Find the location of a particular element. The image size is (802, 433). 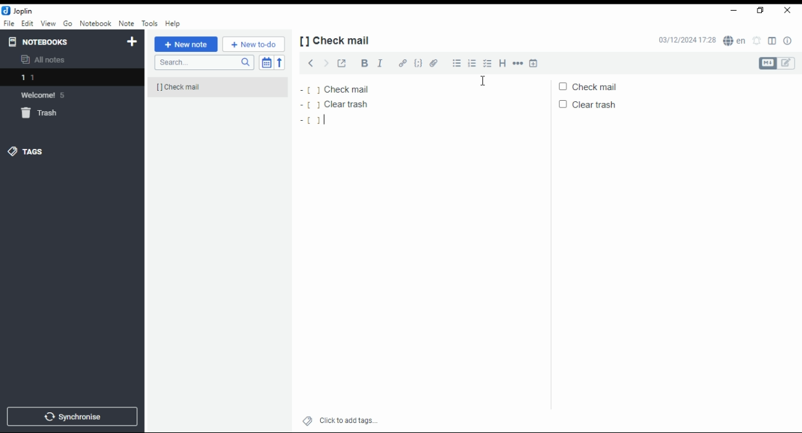

insert time is located at coordinates (534, 63).